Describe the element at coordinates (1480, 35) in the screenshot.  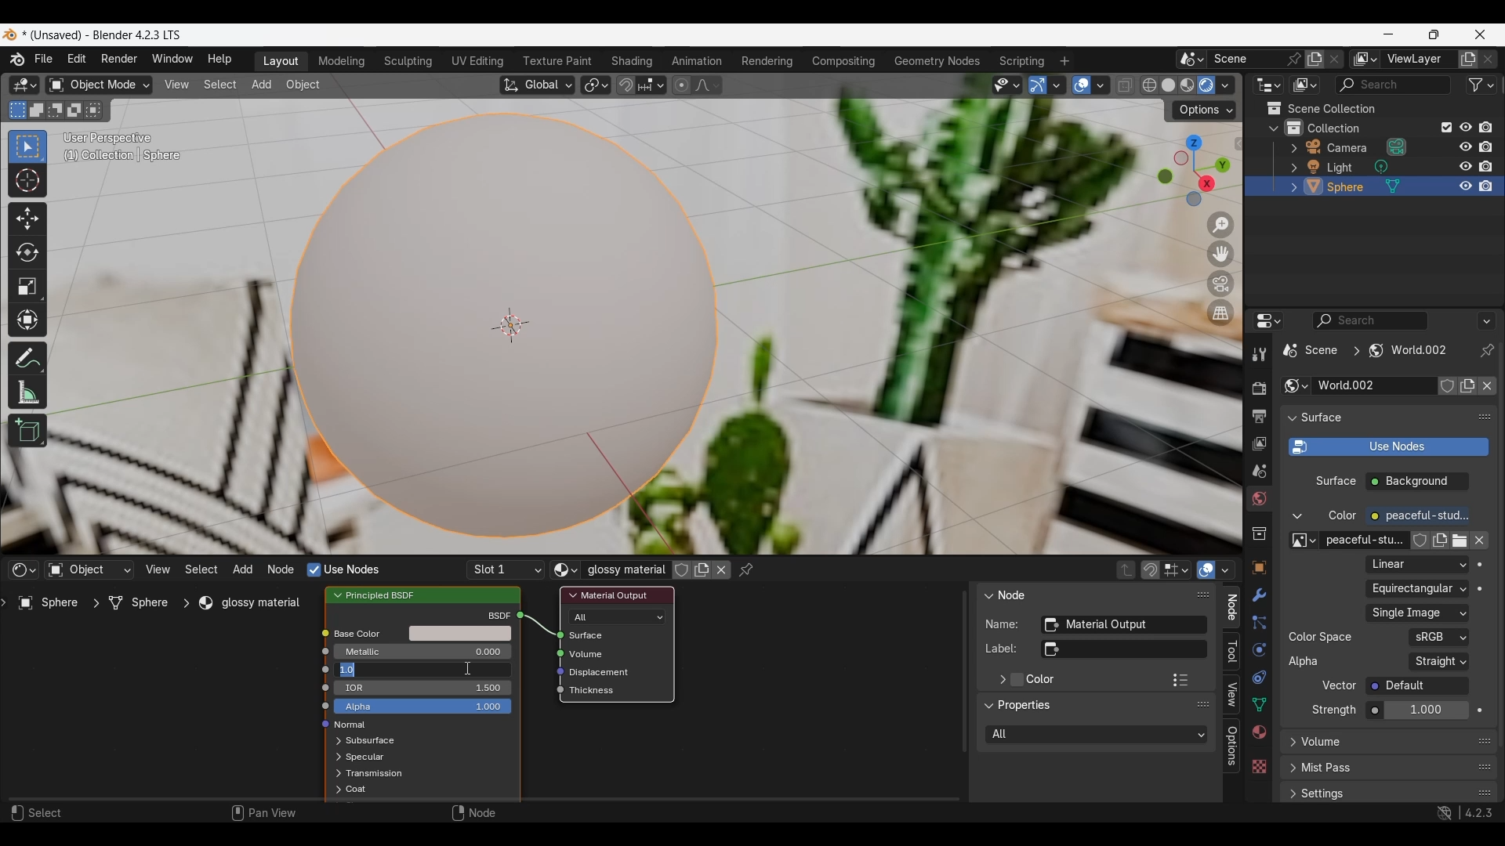
I see `Close interface` at that location.